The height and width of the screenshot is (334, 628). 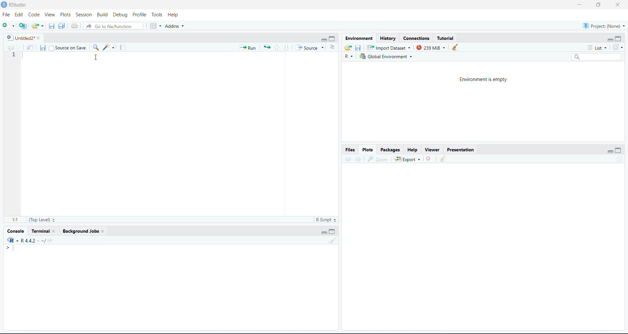 I want to click on Re-run the previous code region (Ctrl + Alt + P), so click(x=267, y=47).